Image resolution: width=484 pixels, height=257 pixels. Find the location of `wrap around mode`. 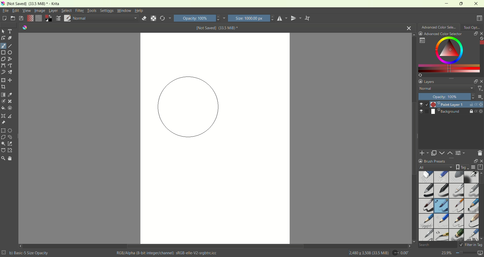

wrap around mode is located at coordinates (308, 18).